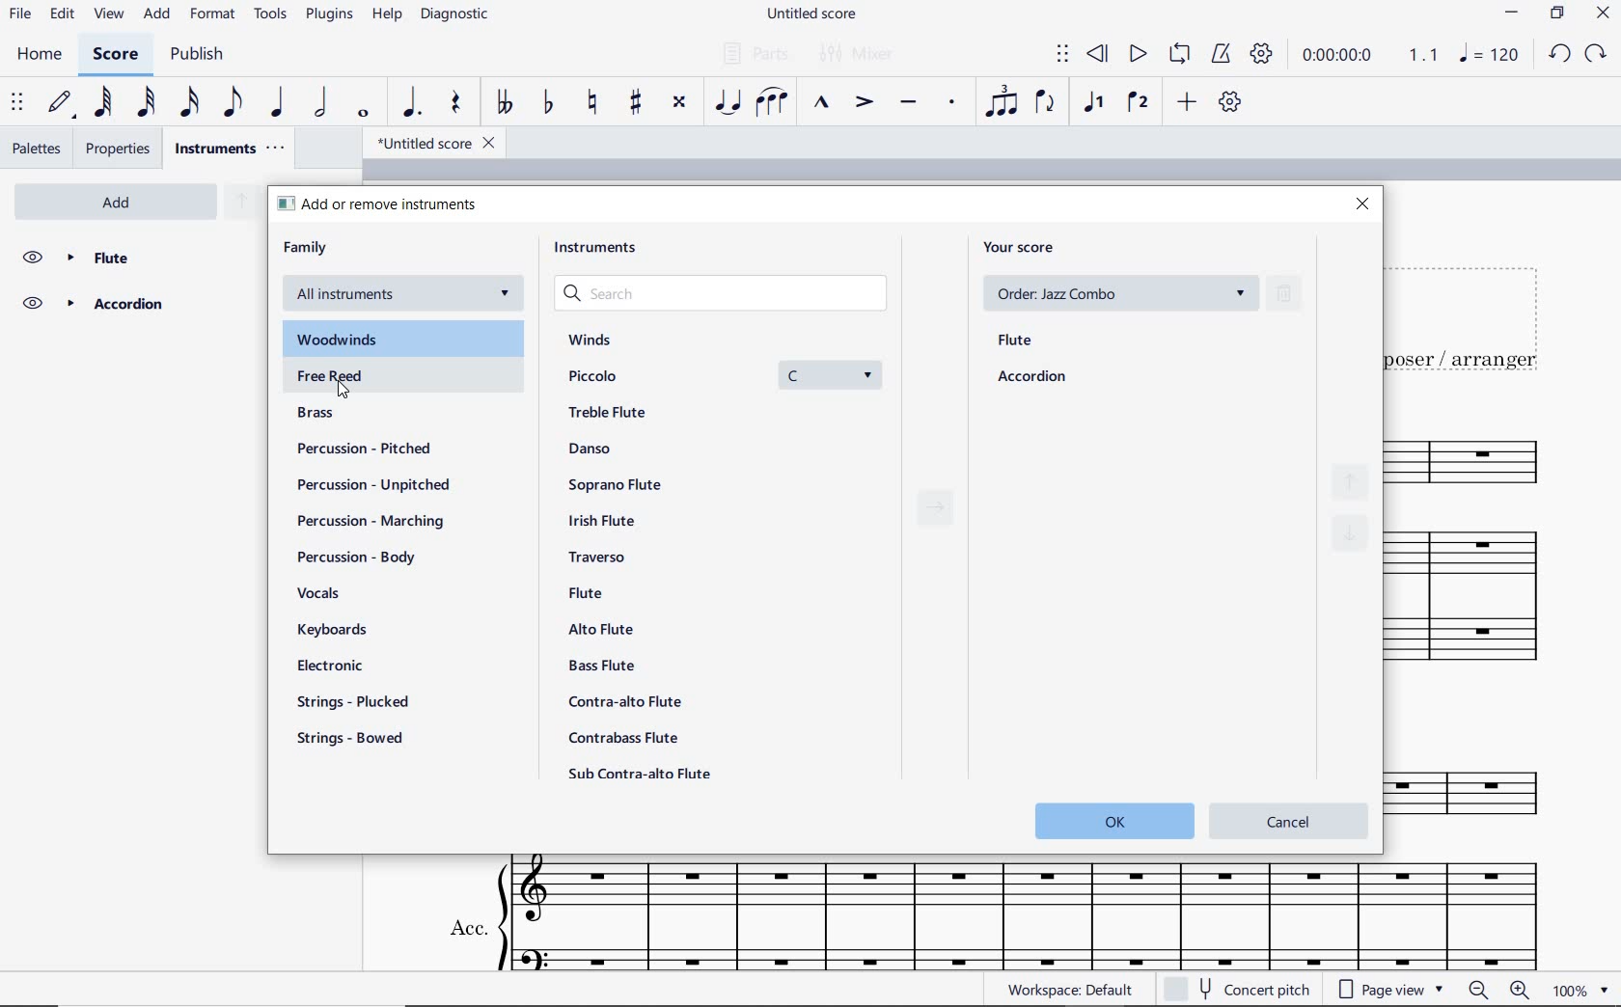 This screenshot has width=1621, height=1007. Describe the element at coordinates (1391, 991) in the screenshot. I see `page view` at that location.